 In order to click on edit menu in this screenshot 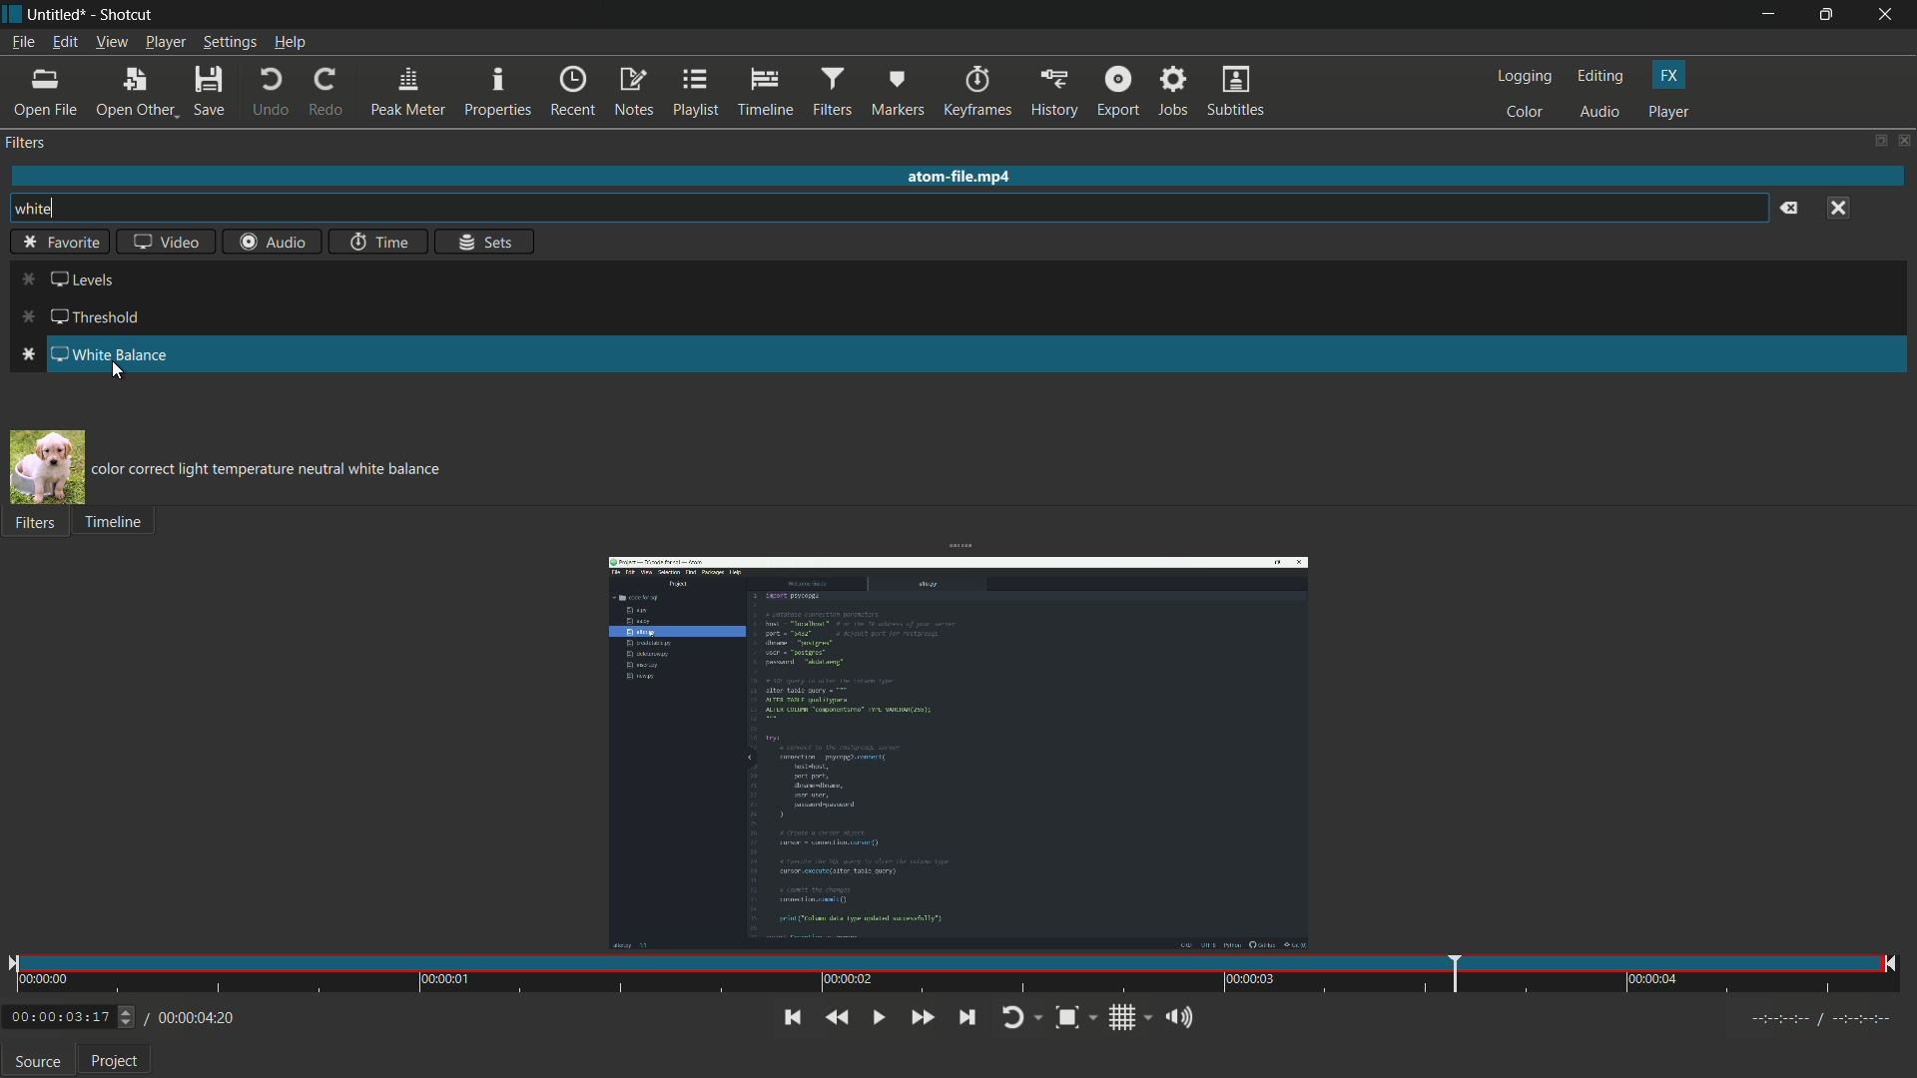, I will do `click(64, 41)`.